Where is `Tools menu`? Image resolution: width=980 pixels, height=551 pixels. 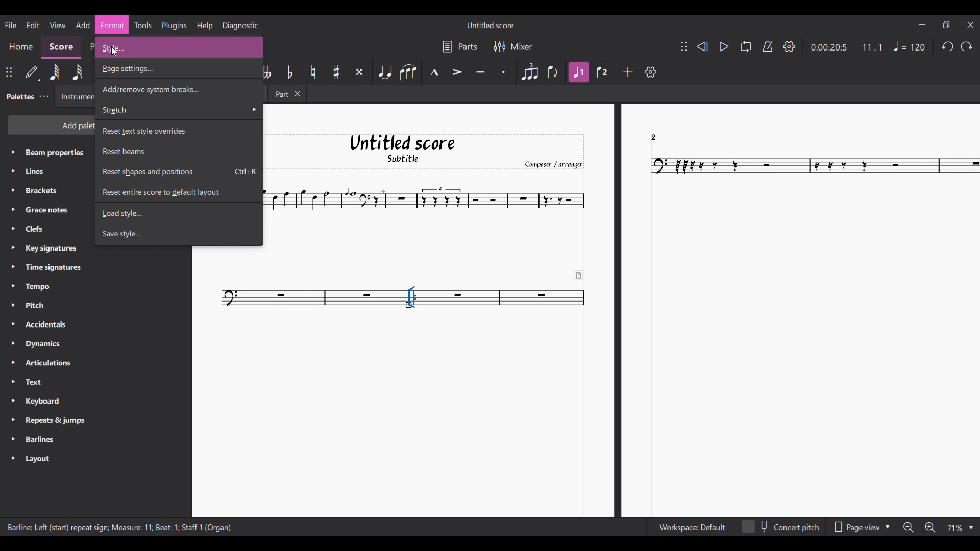
Tools menu is located at coordinates (143, 25).